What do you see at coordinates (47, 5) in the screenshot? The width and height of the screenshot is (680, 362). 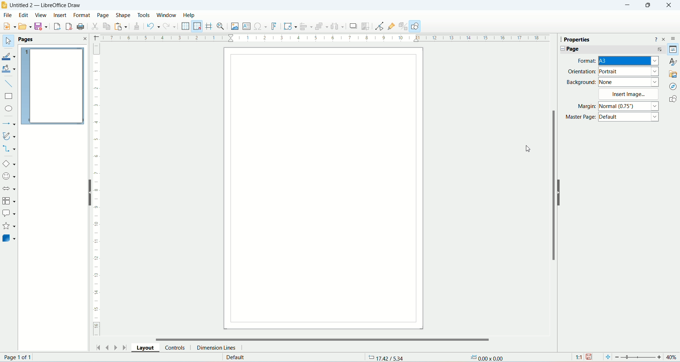 I see `title` at bounding box center [47, 5].